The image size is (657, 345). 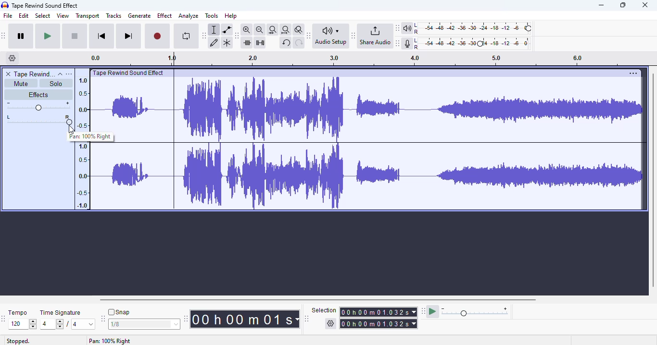 What do you see at coordinates (48, 37) in the screenshot?
I see `play` at bounding box center [48, 37].